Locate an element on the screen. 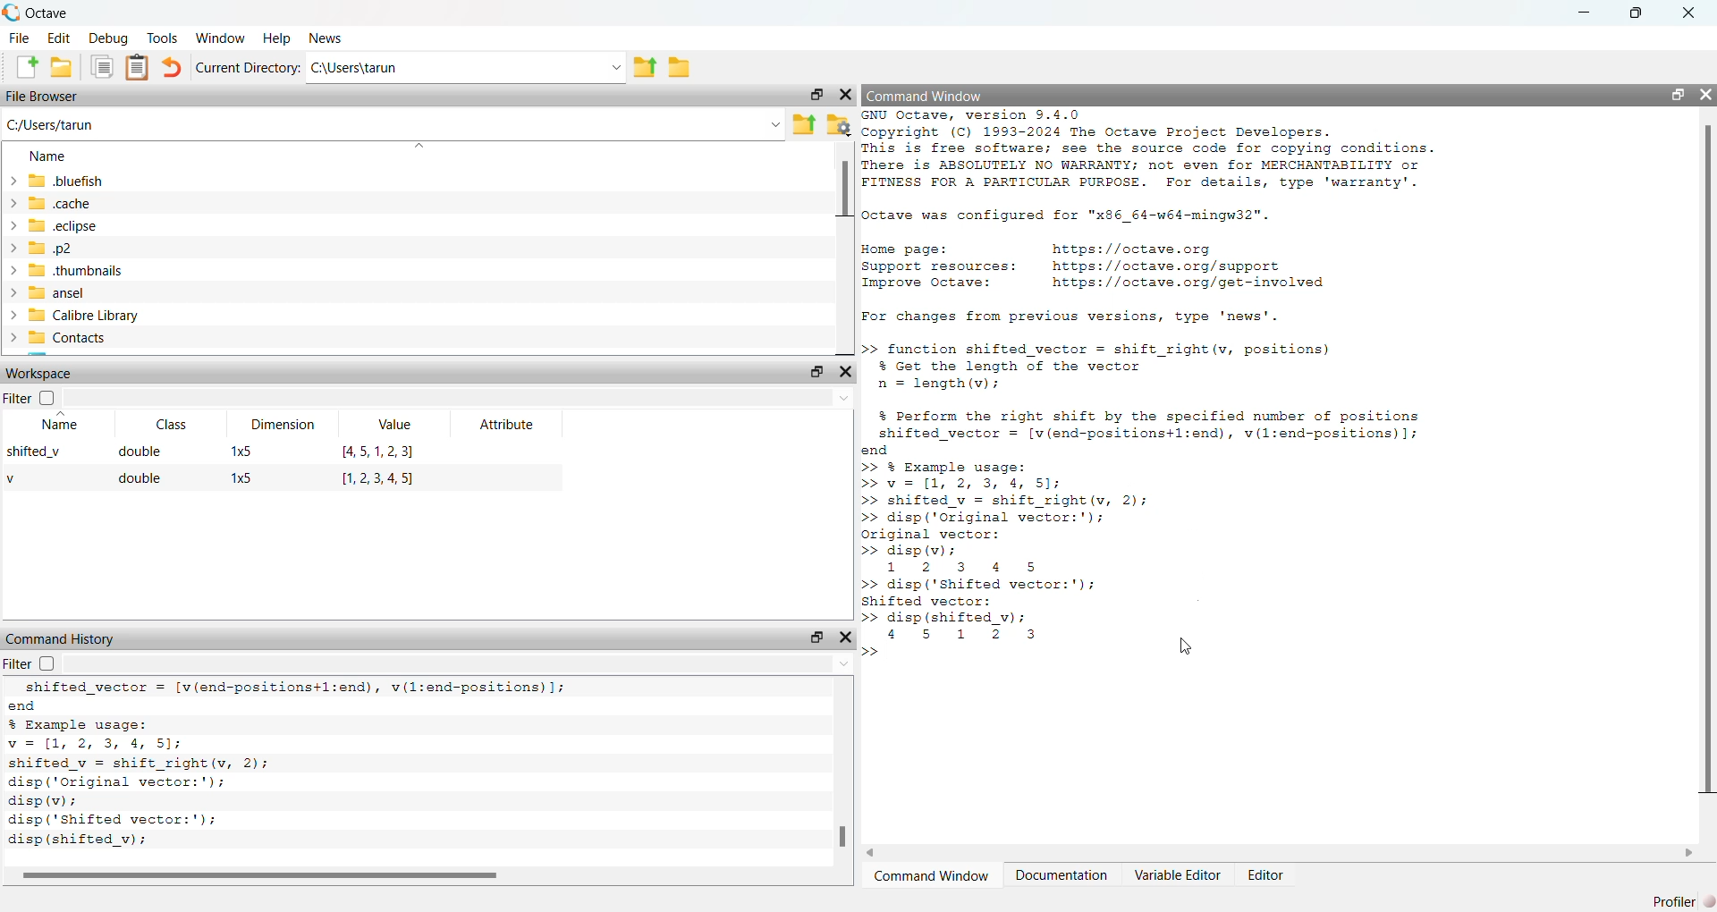  open an existing file in editor is located at coordinates (66, 69).